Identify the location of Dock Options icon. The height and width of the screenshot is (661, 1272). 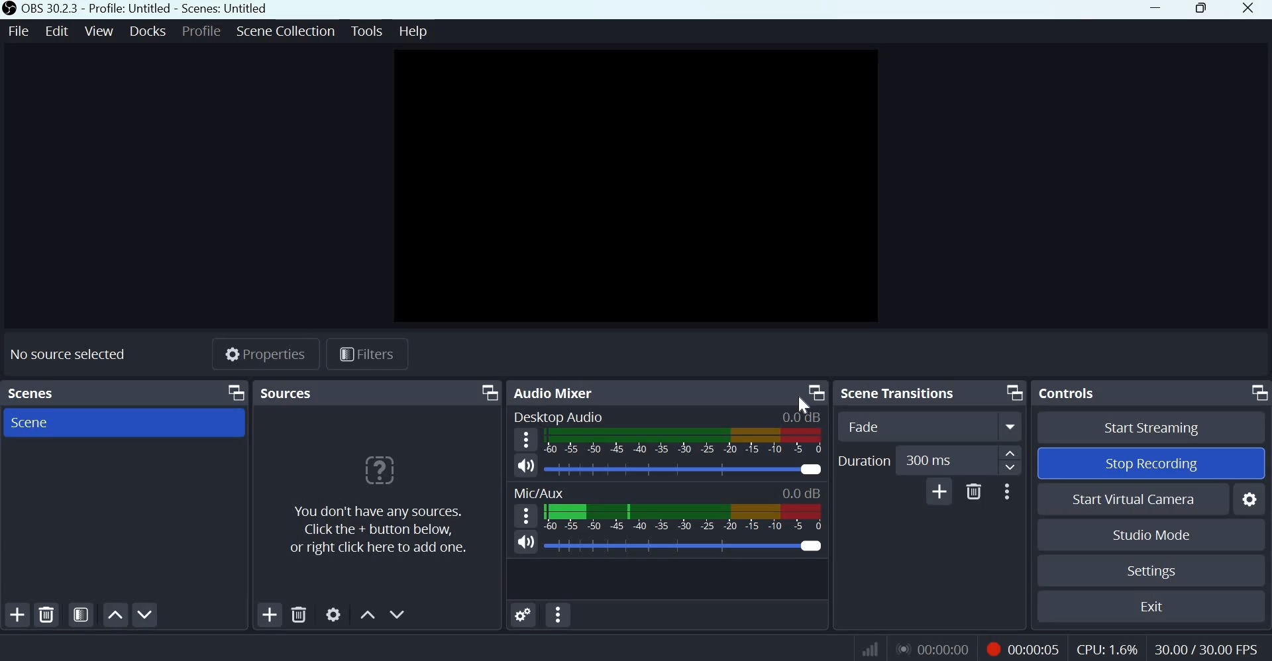
(1257, 392).